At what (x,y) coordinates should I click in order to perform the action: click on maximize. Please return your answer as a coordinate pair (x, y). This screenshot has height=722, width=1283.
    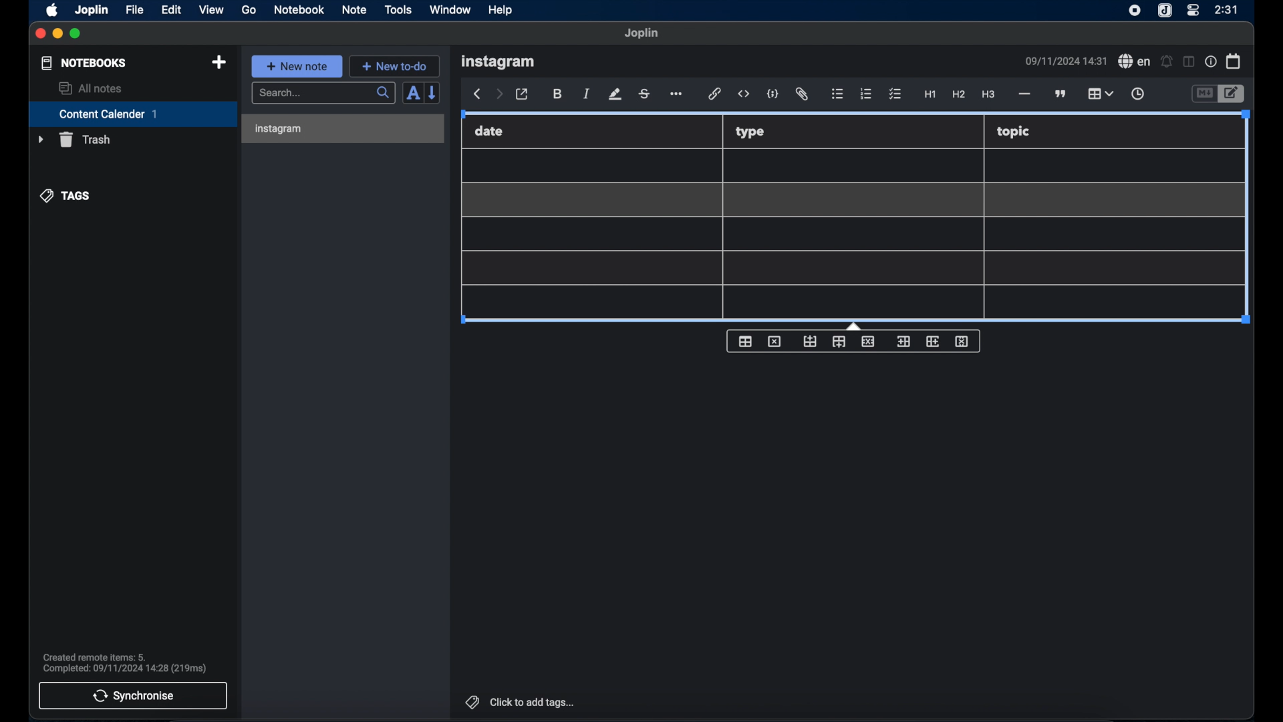
    Looking at the image, I should click on (76, 34).